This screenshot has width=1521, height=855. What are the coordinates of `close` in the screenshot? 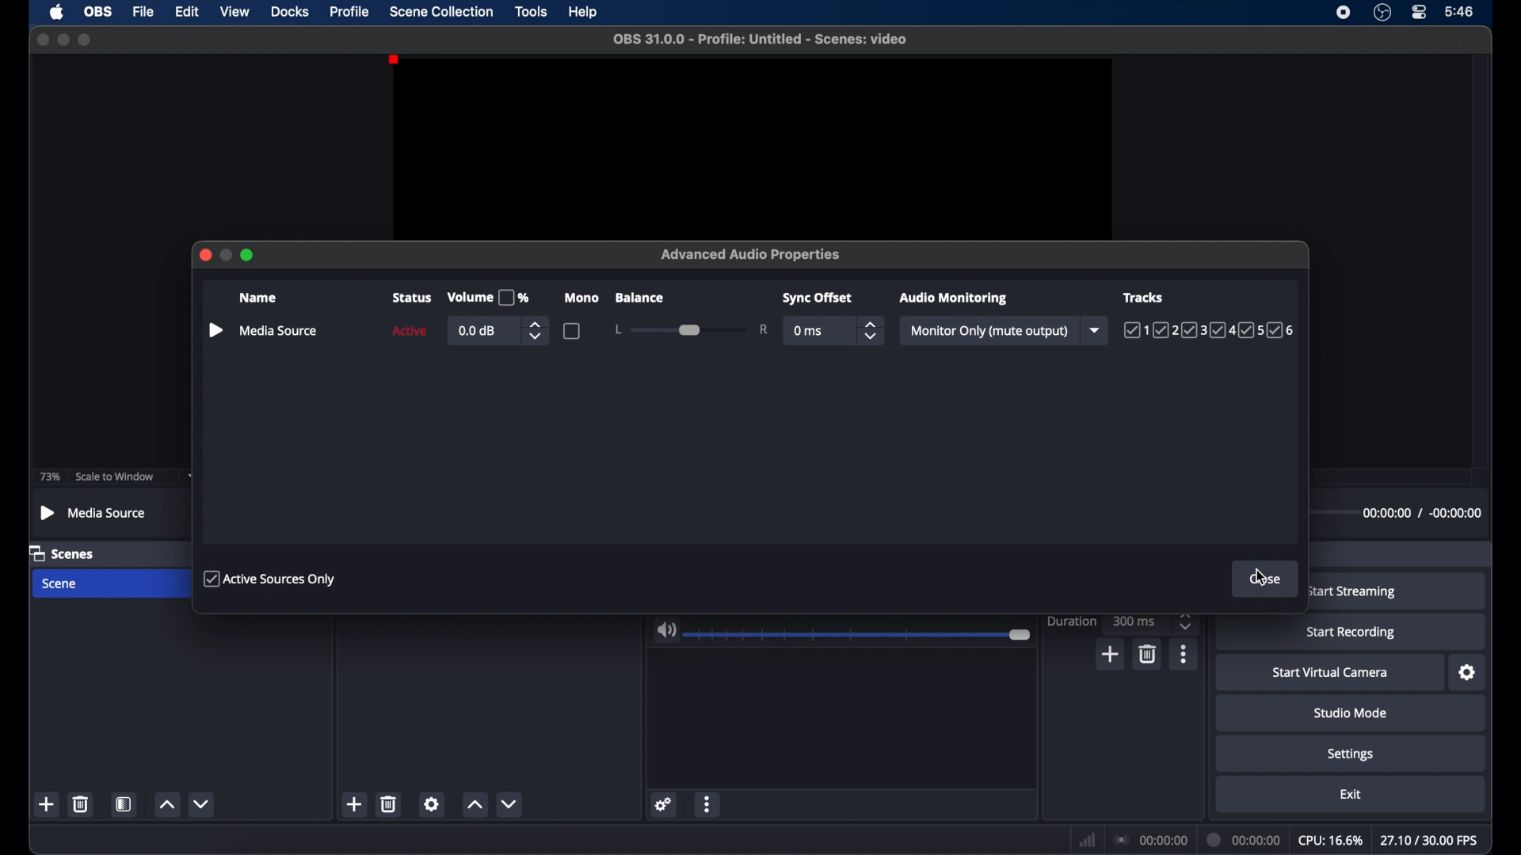 It's located at (42, 40).